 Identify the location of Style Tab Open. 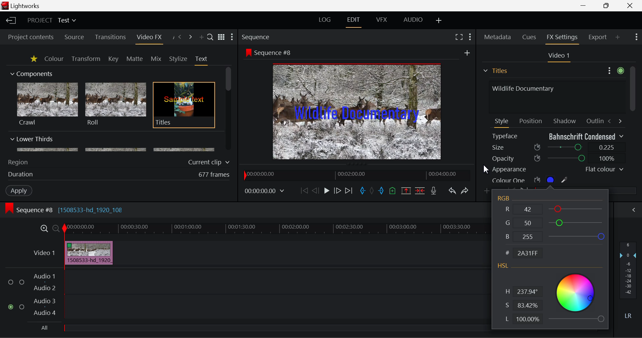
(502, 122).